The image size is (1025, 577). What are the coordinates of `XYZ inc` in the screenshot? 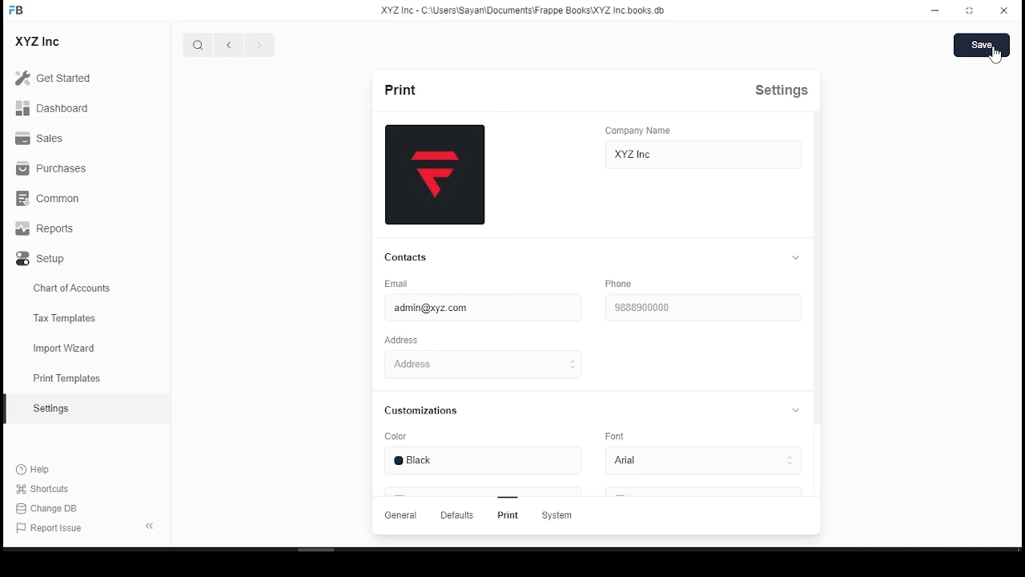 It's located at (633, 155).